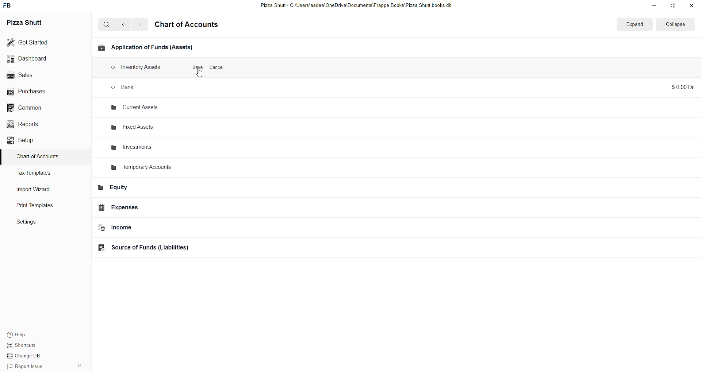  I want to click on Source of funds(Liabilities), so click(153, 247).